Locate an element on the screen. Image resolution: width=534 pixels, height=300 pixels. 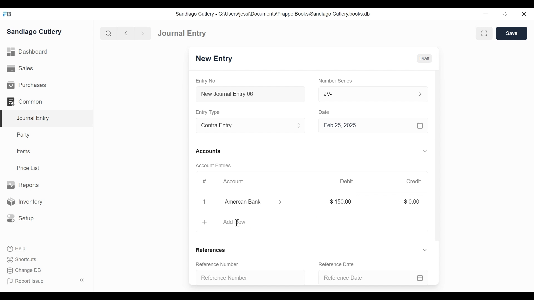
Restore is located at coordinates (506, 14).